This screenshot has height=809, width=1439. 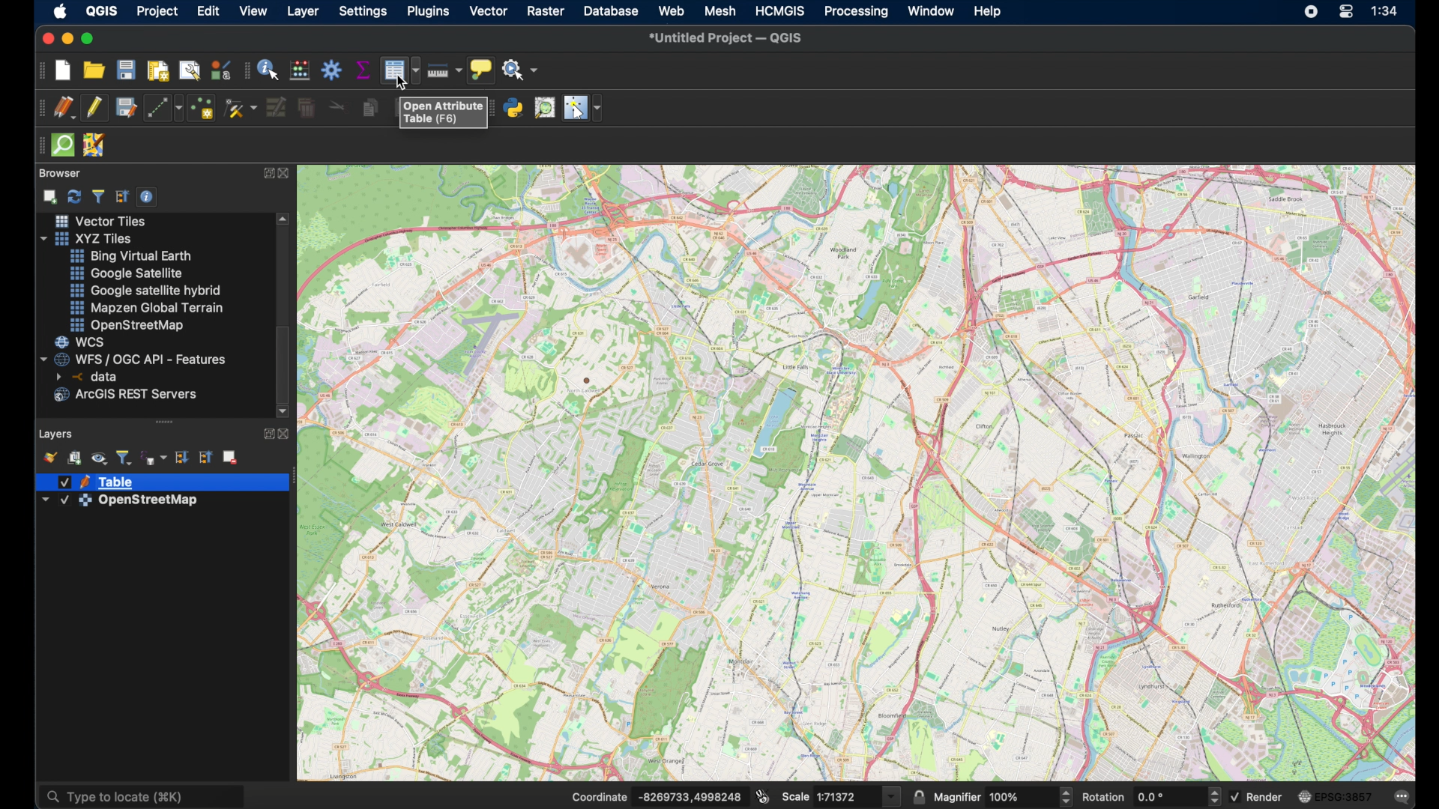 What do you see at coordinates (957, 796) in the screenshot?
I see `magnifier` at bounding box center [957, 796].